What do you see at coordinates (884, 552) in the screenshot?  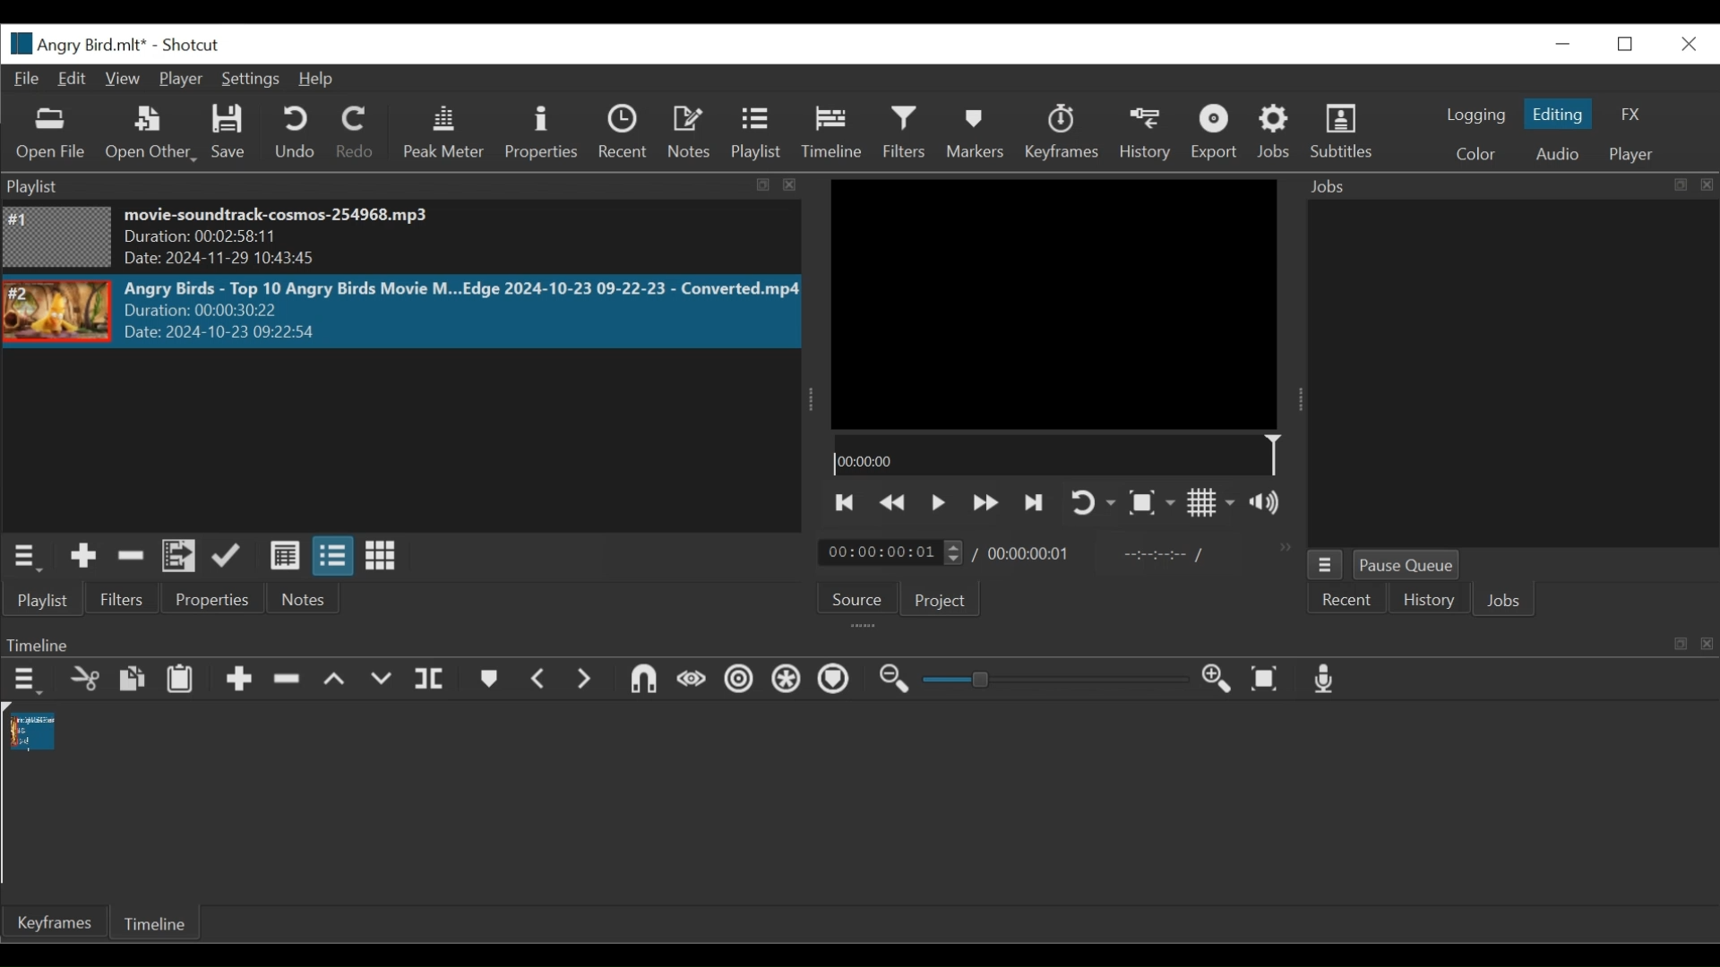 I see `/ 00:00:00:01(Current duration)` at bounding box center [884, 552].